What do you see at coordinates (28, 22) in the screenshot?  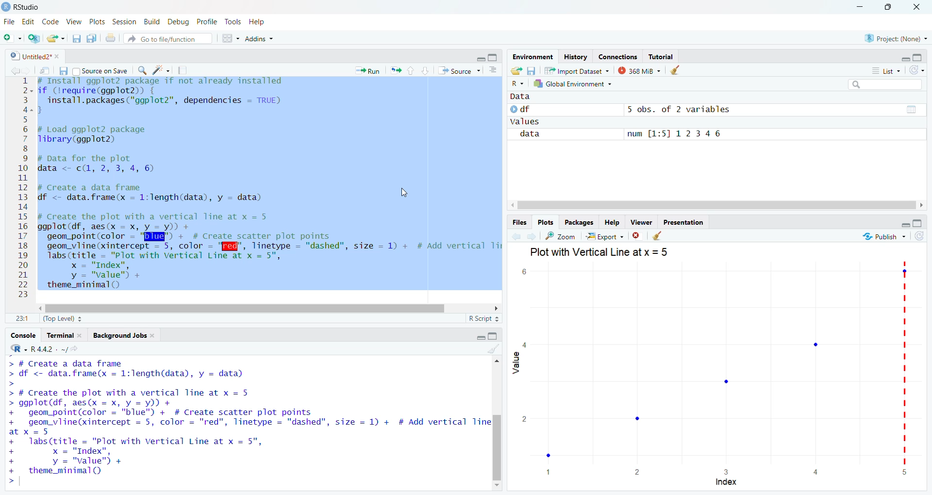 I see `Edit` at bounding box center [28, 22].